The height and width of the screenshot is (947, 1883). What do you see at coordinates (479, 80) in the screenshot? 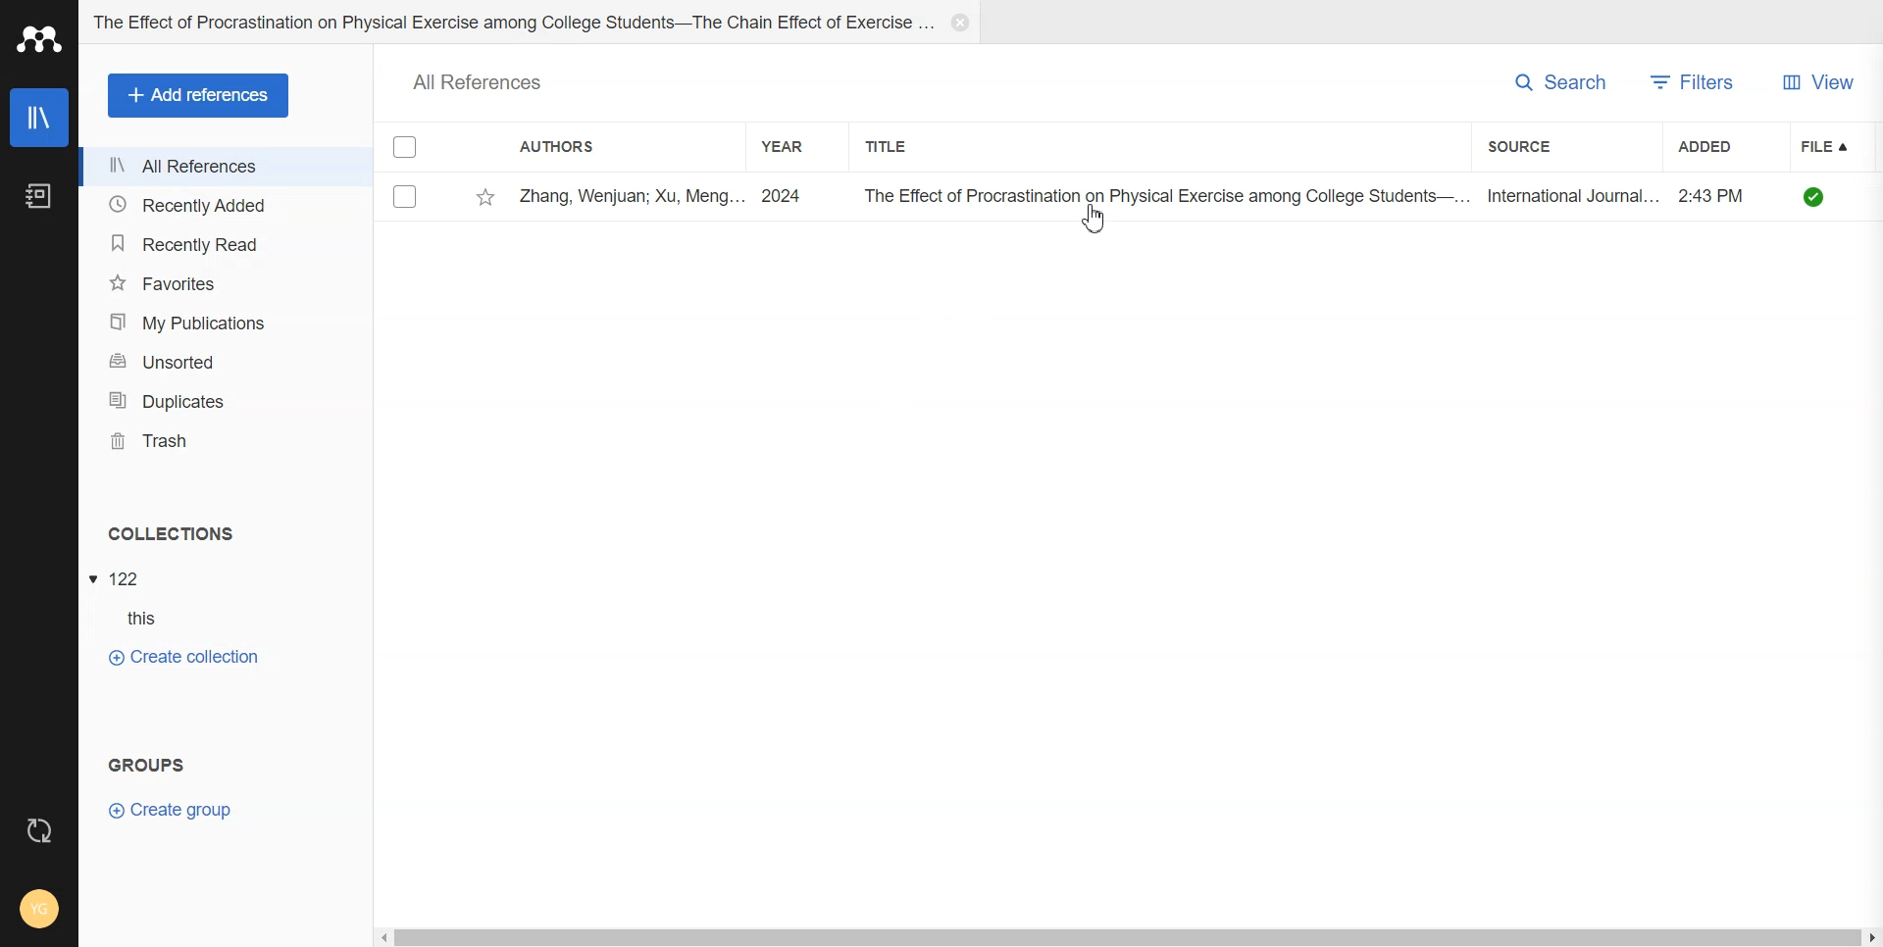
I see `Text` at bounding box center [479, 80].